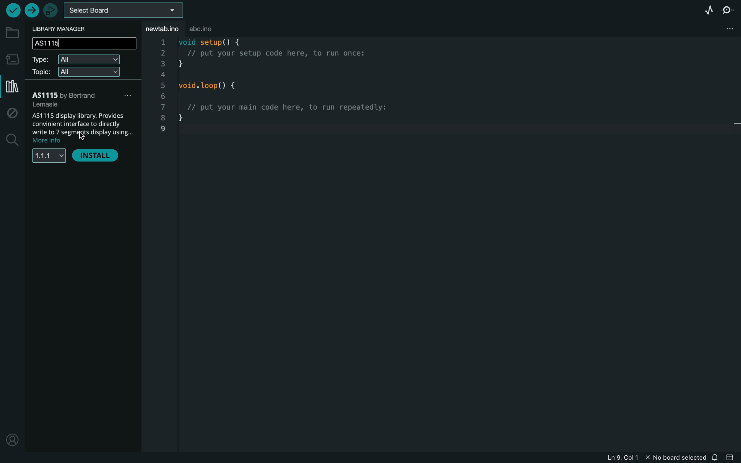 This screenshot has height=463, width=741. I want to click on debugger, so click(51, 10).